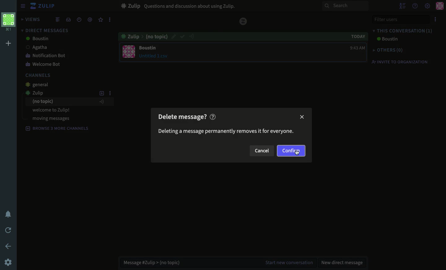 Image resolution: width=446 pixels, height=270 pixels. I want to click on views, so click(31, 19).